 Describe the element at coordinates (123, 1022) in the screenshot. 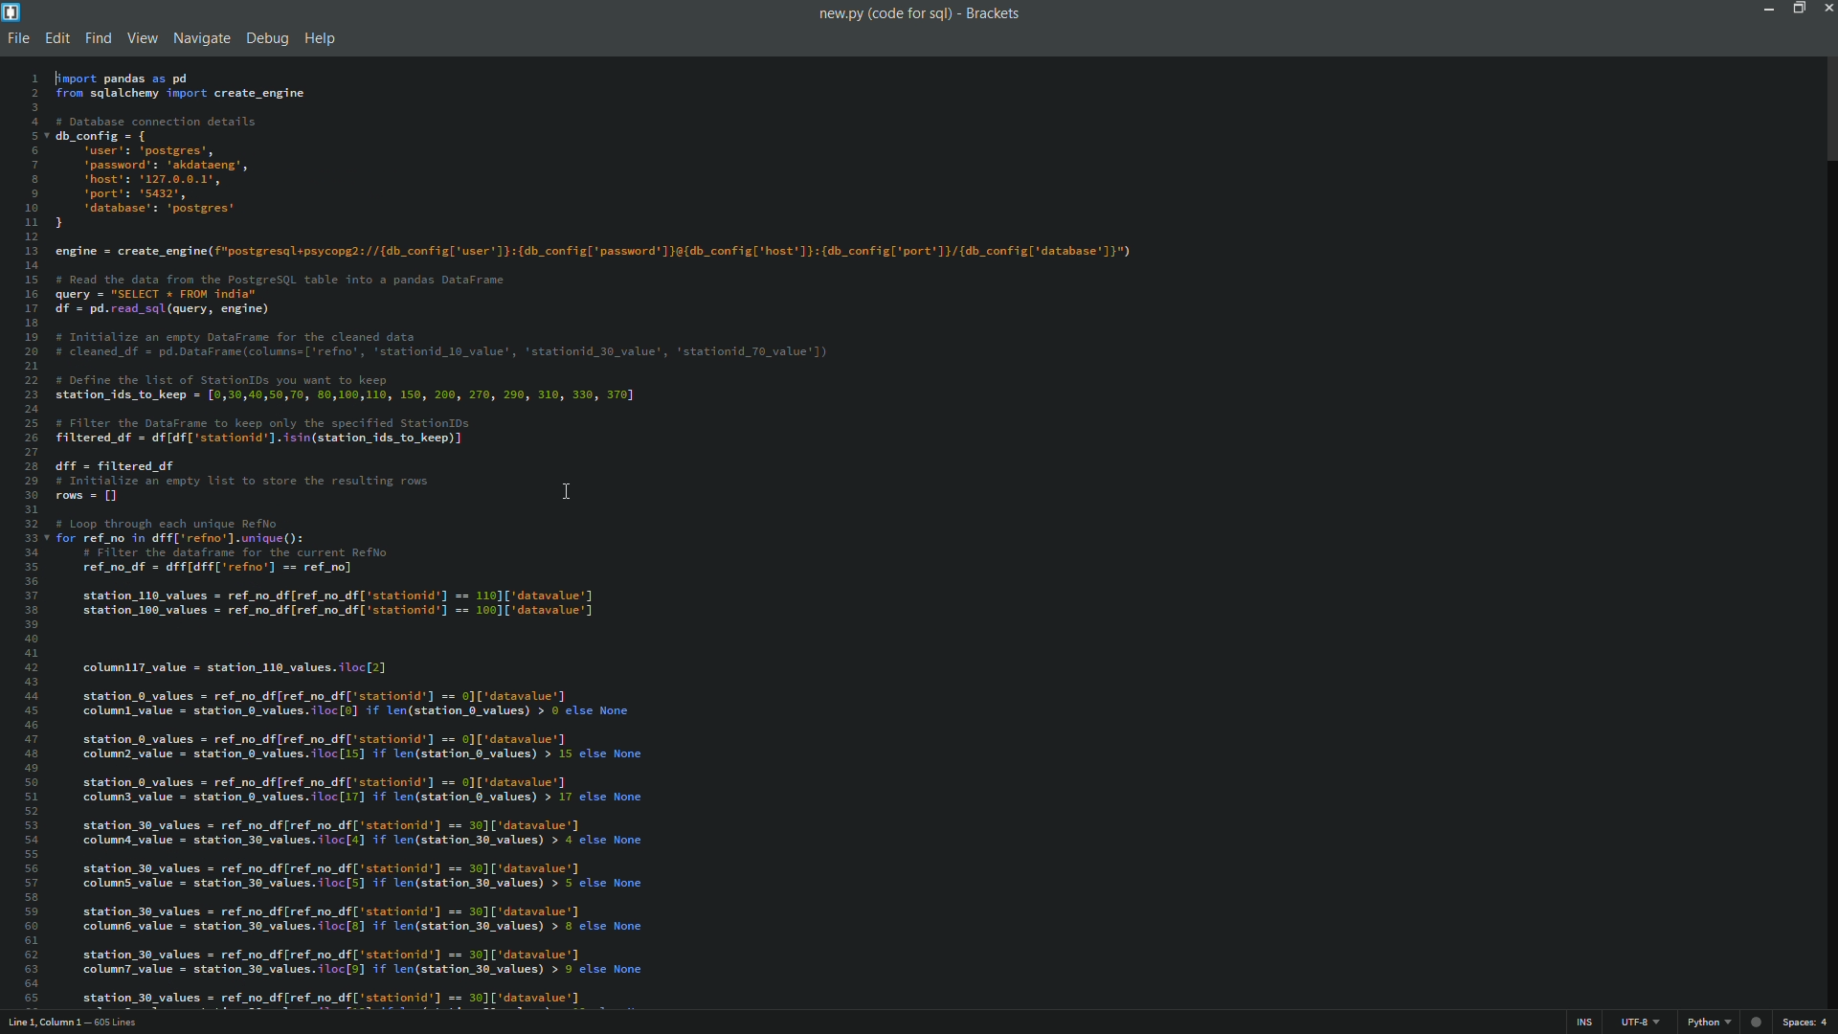

I see `number of lines` at that location.